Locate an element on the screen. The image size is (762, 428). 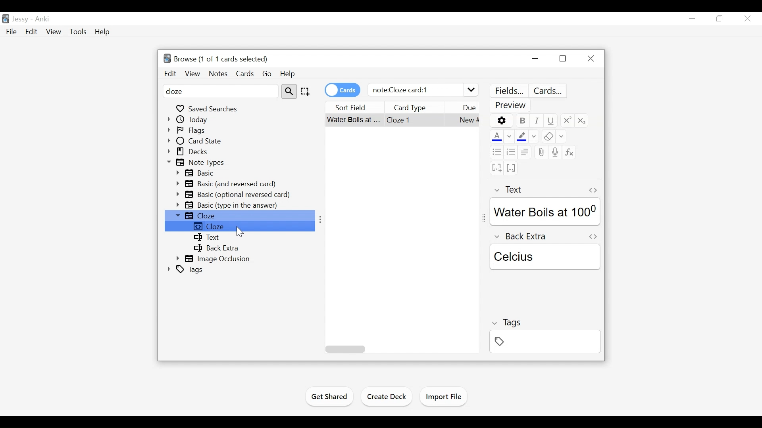
note:Cloze card:1 is located at coordinates (423, 90).